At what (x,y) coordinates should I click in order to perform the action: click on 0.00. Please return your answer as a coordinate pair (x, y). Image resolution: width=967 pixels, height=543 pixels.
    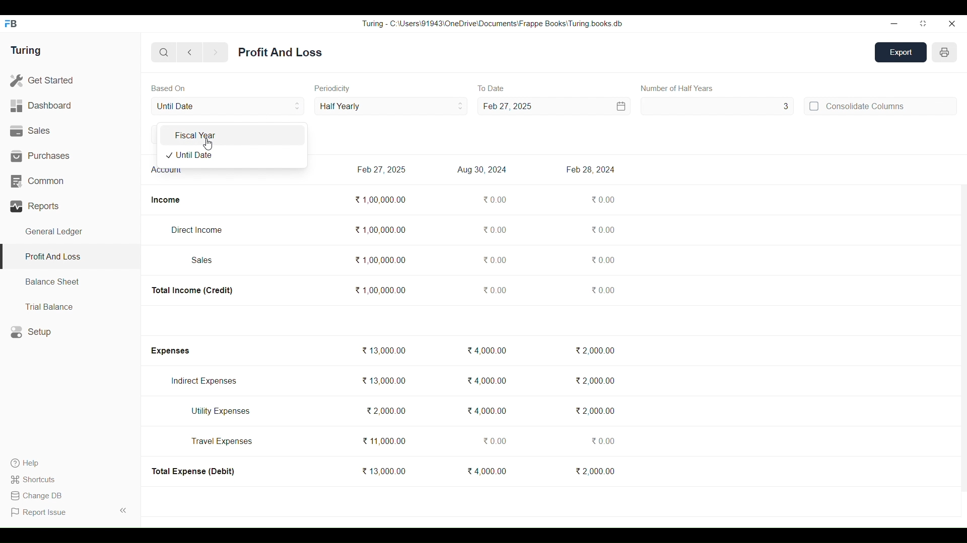
    Looking at the image, I should click on (494, 441).